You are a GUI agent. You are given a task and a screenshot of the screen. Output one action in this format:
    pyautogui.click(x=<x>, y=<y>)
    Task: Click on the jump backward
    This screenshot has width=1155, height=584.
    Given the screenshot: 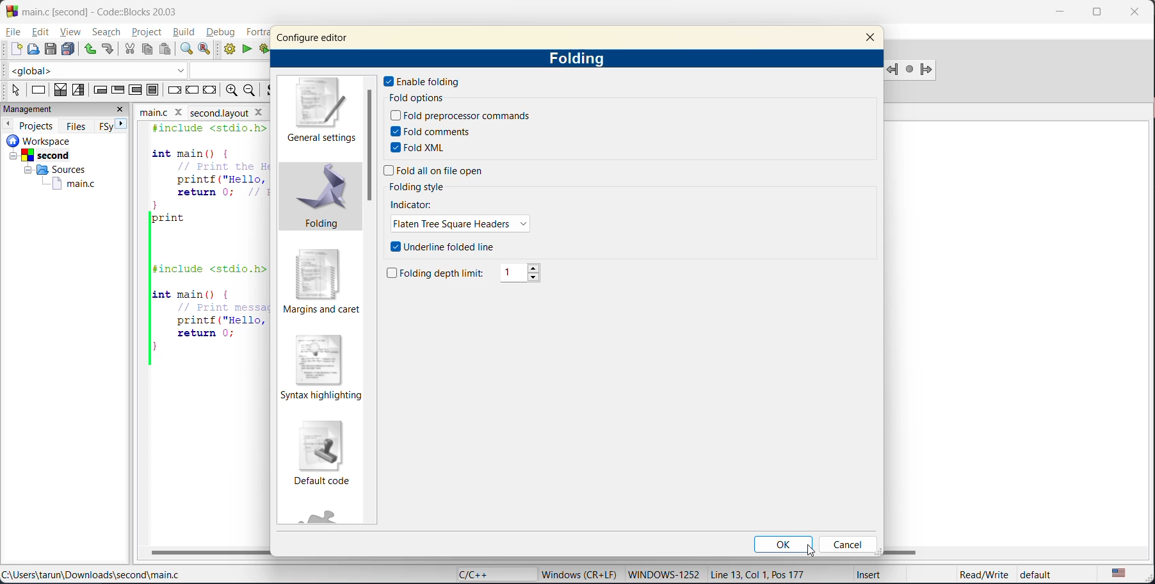 What is the action you would take?
    pyautogui.click(x=894, y=69)
    